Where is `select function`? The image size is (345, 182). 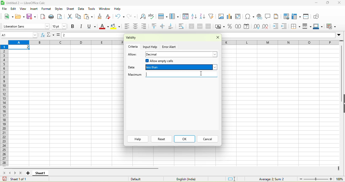
select function is located at coordinates (51, 35).